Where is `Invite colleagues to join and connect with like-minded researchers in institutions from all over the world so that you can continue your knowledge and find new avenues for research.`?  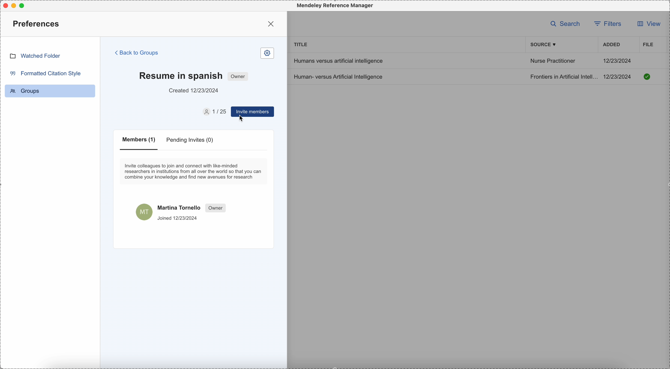 Invite colleagues to join and connect with like-minded researchers in institutions from all over the world so that you can continue your knowledge and find new avenues for research. is located at coordinates (194, 171).